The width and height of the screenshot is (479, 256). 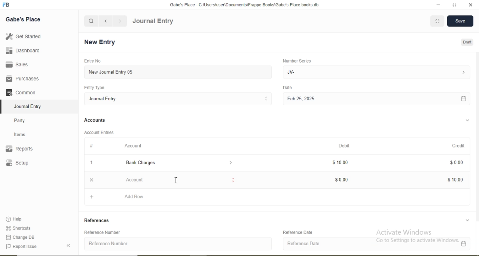 What do you see at coordinates (296, 61) in the screenshot?
I see `Number Series` at bounding box center [296, 61].